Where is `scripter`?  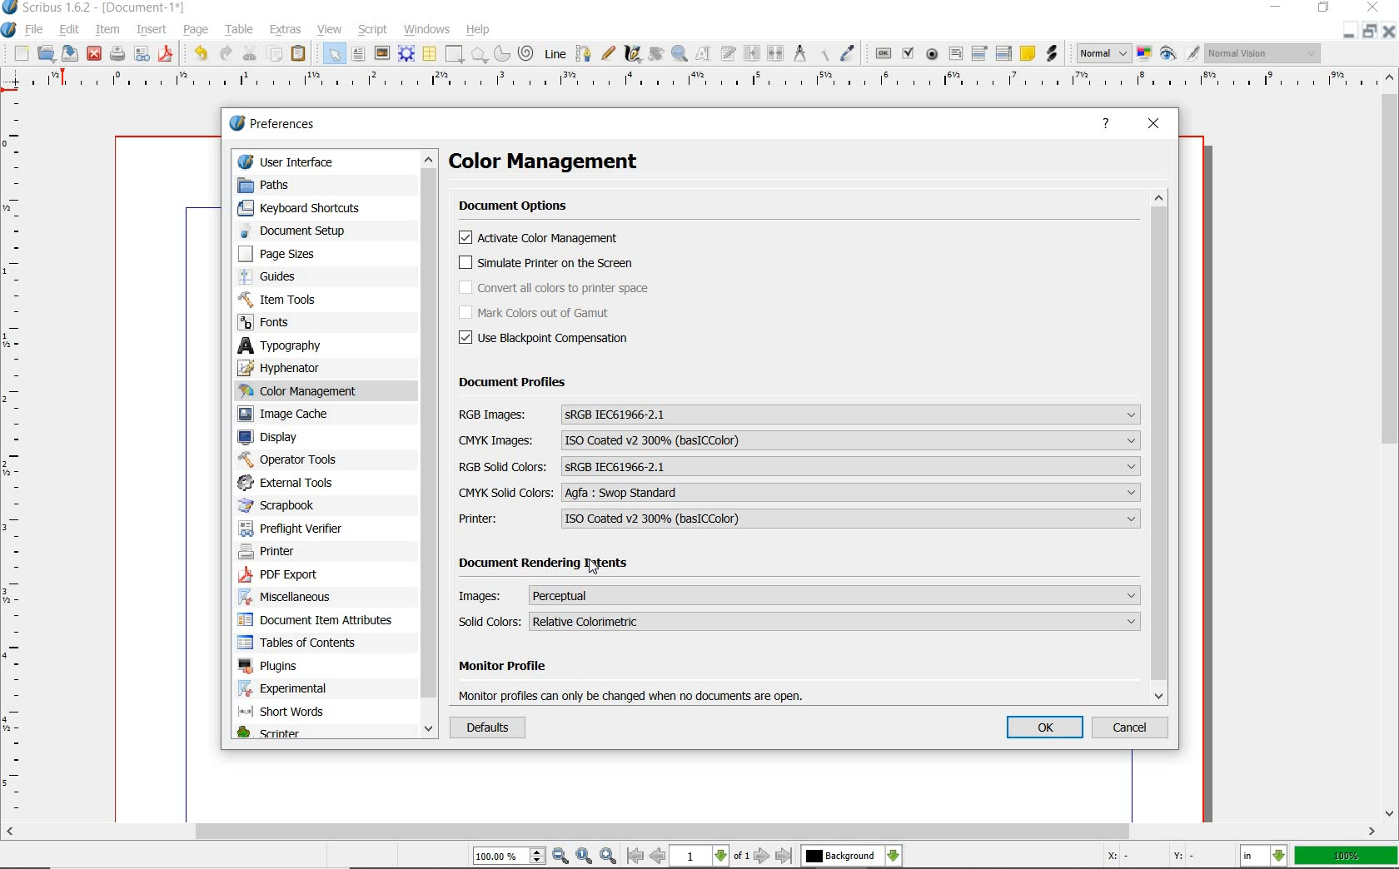 scripter is located at coordinates (287, 733).